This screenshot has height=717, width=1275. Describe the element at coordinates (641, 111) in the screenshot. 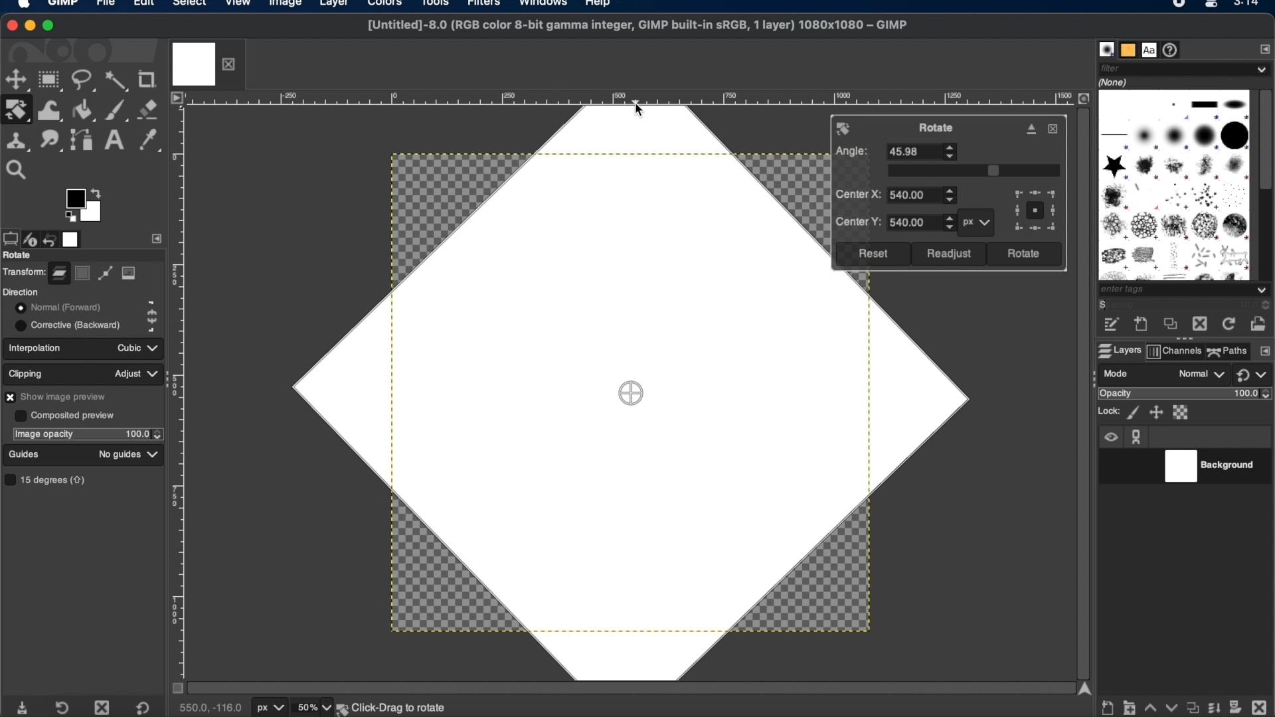

I see `cursor` at that location.